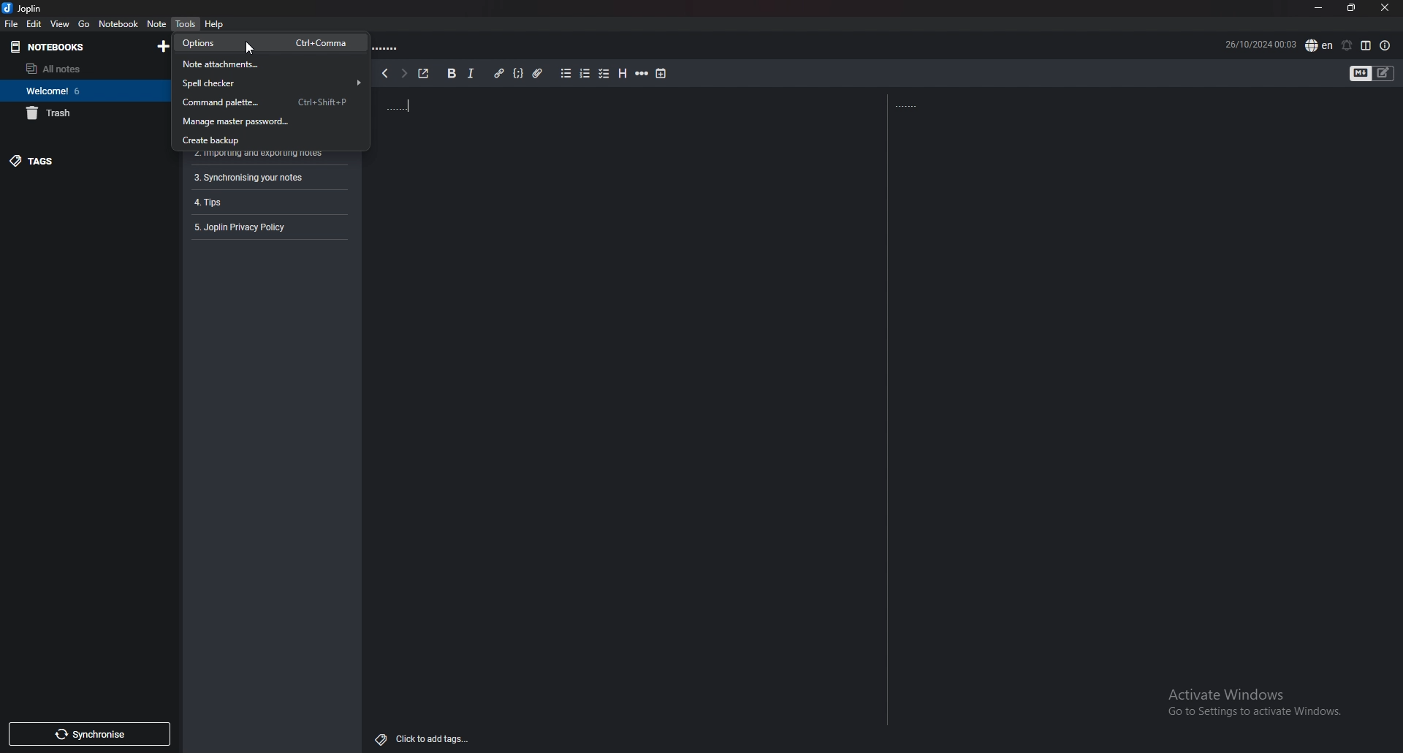 Image resolution: width=1403 pixels, height=753 pixels. Describe the element at coordinates (1385, 45) in the screenshot. I see `note properties` at that location.